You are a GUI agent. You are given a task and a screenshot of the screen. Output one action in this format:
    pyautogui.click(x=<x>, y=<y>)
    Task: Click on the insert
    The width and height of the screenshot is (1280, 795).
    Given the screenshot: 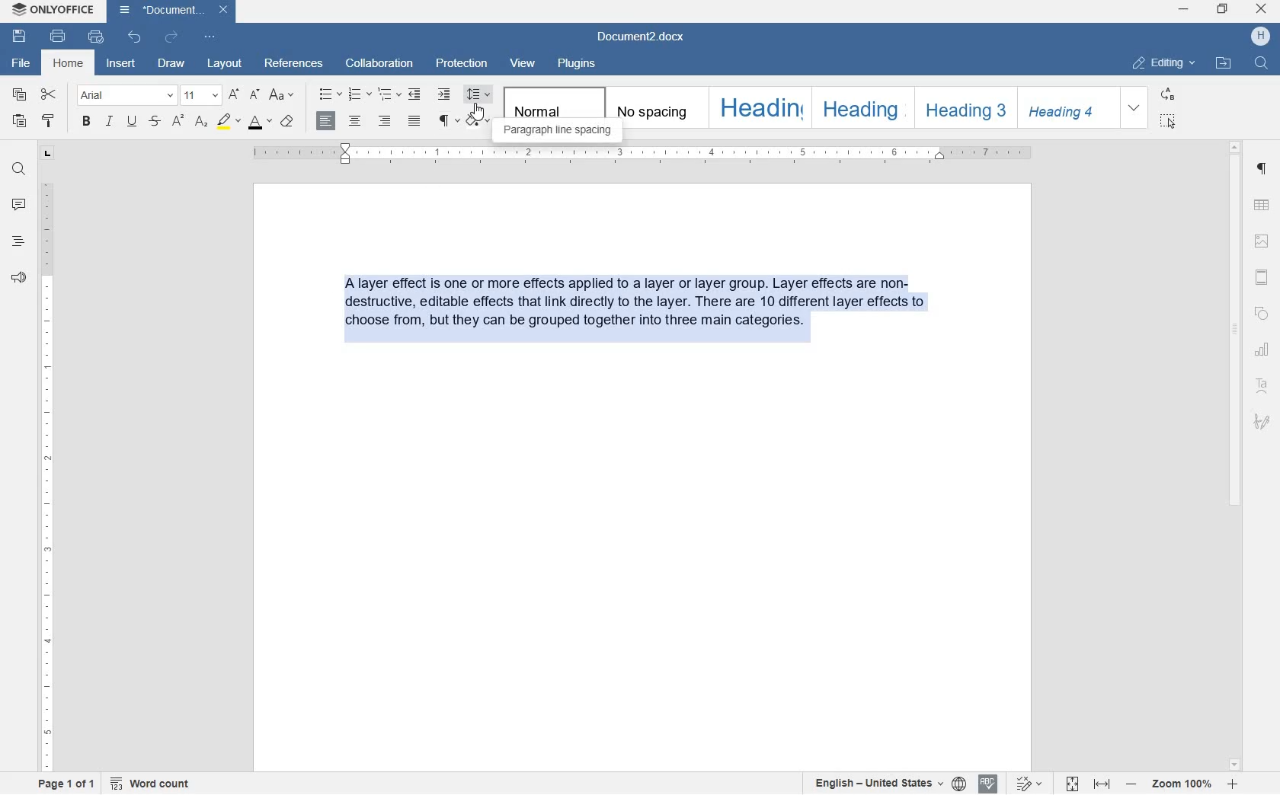 What is the action you would take?
    pyautogui.click(x=122, y=63)
    